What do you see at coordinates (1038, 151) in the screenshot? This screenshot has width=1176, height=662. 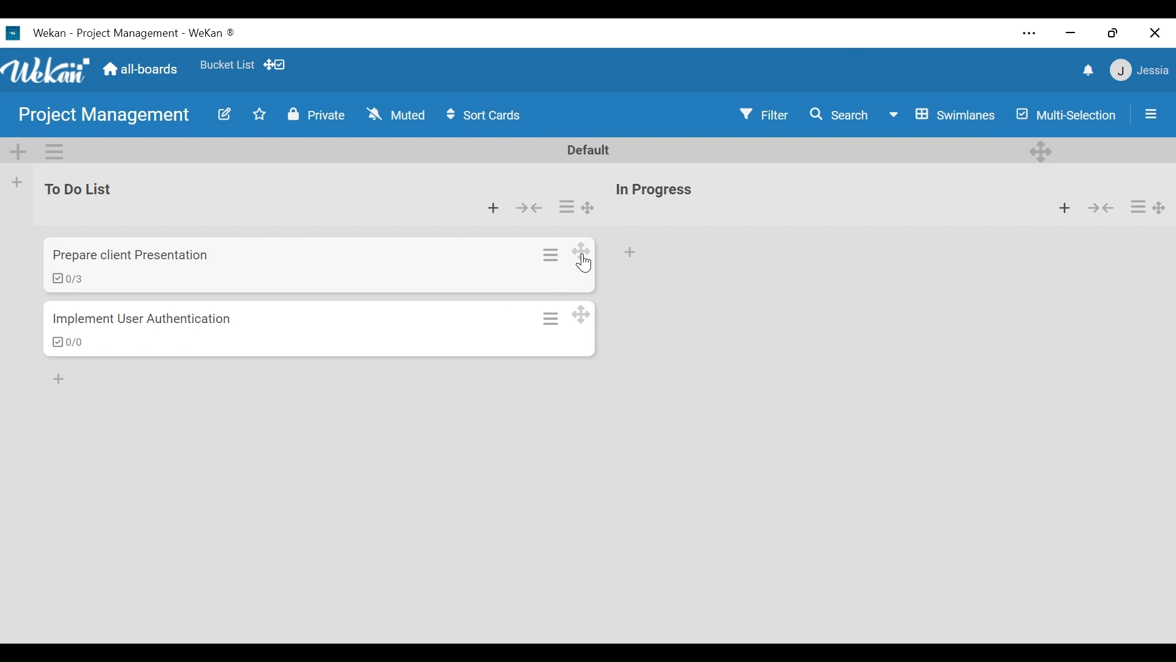 I see `Desktop drag handles` at bounding box center [1038, 151].